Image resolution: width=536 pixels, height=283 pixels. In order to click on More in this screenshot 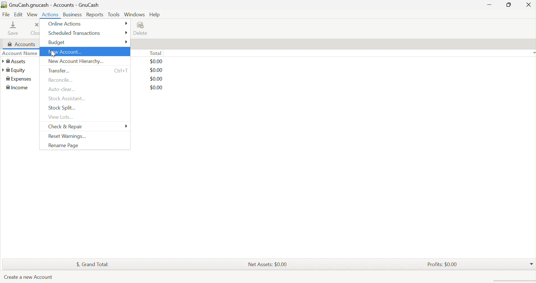, I will do `click(125, 33)`.